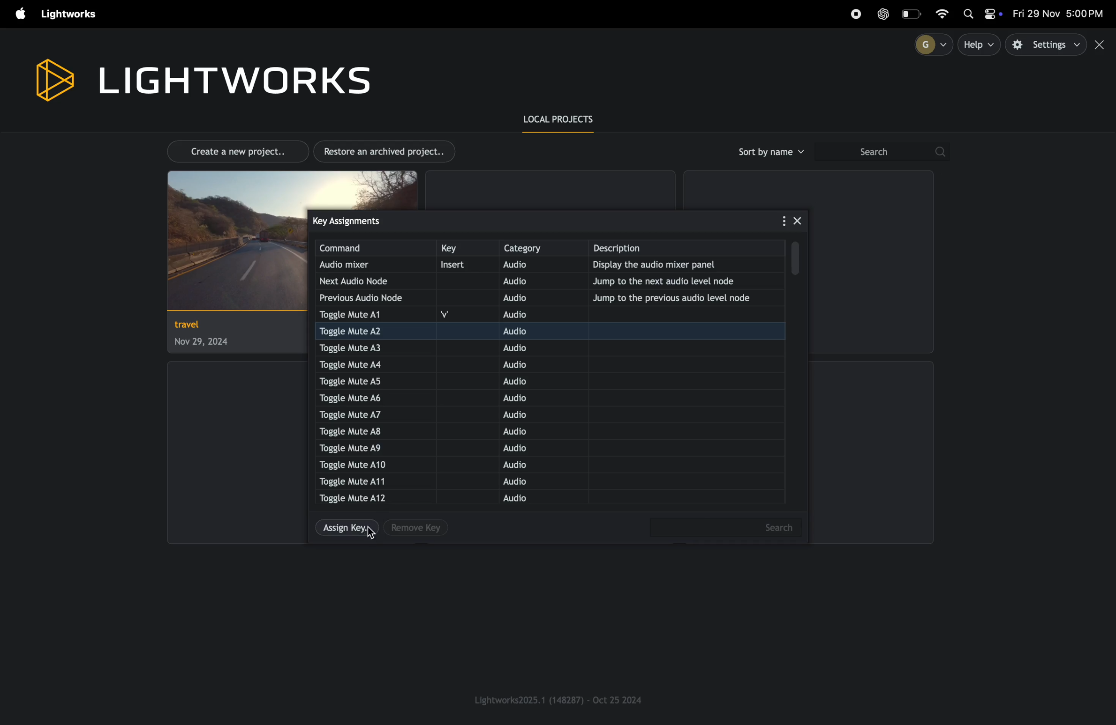 The height and width of the screenshot is (725, 1116). What do you see at coordinates (354, 447) in the screenshot?
I see `toggle mute A9` at bounding box center [354, 447].